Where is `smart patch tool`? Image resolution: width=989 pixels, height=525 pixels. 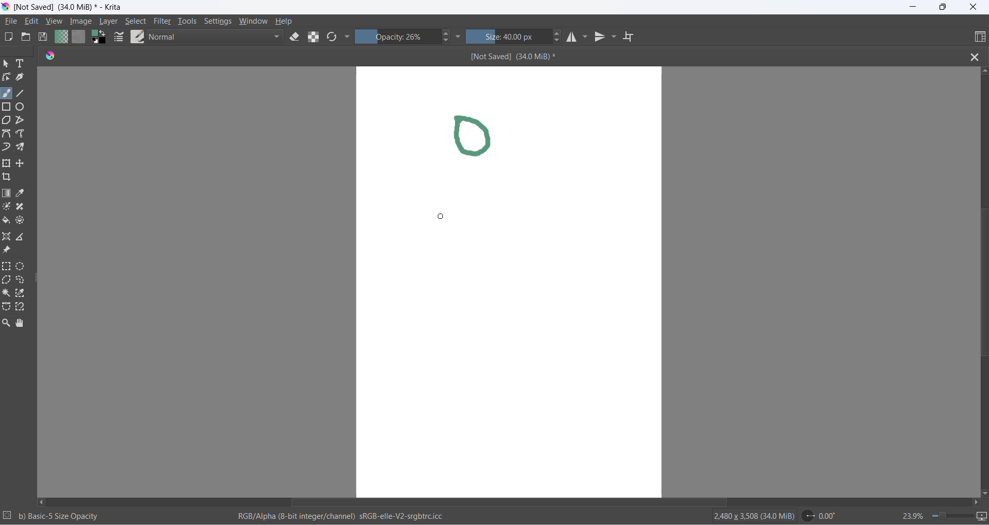 smart patch tool is located at coordinates (24, 207).